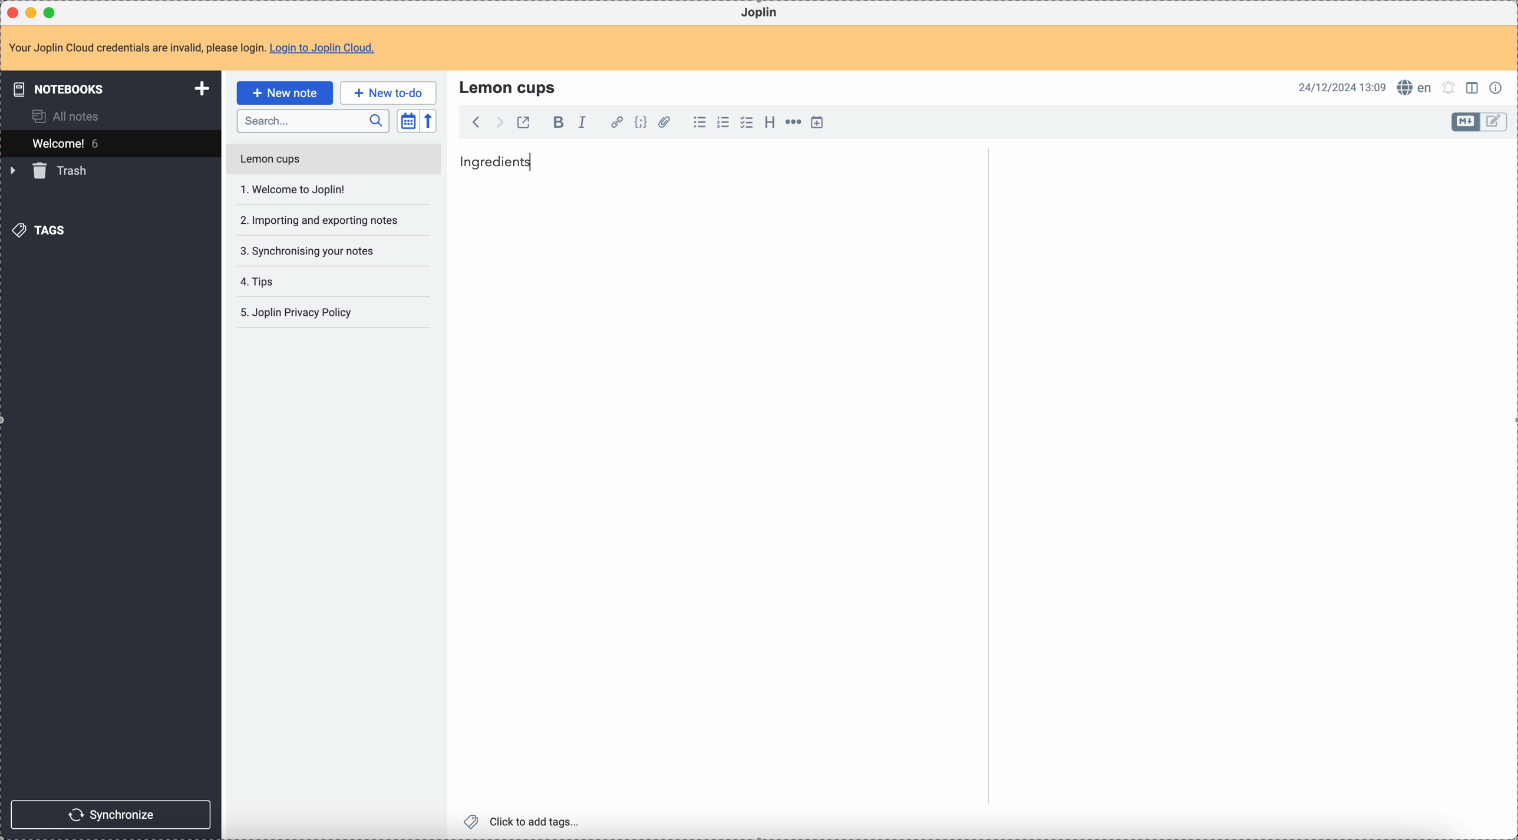  I want to click on back, so click(476, 122).